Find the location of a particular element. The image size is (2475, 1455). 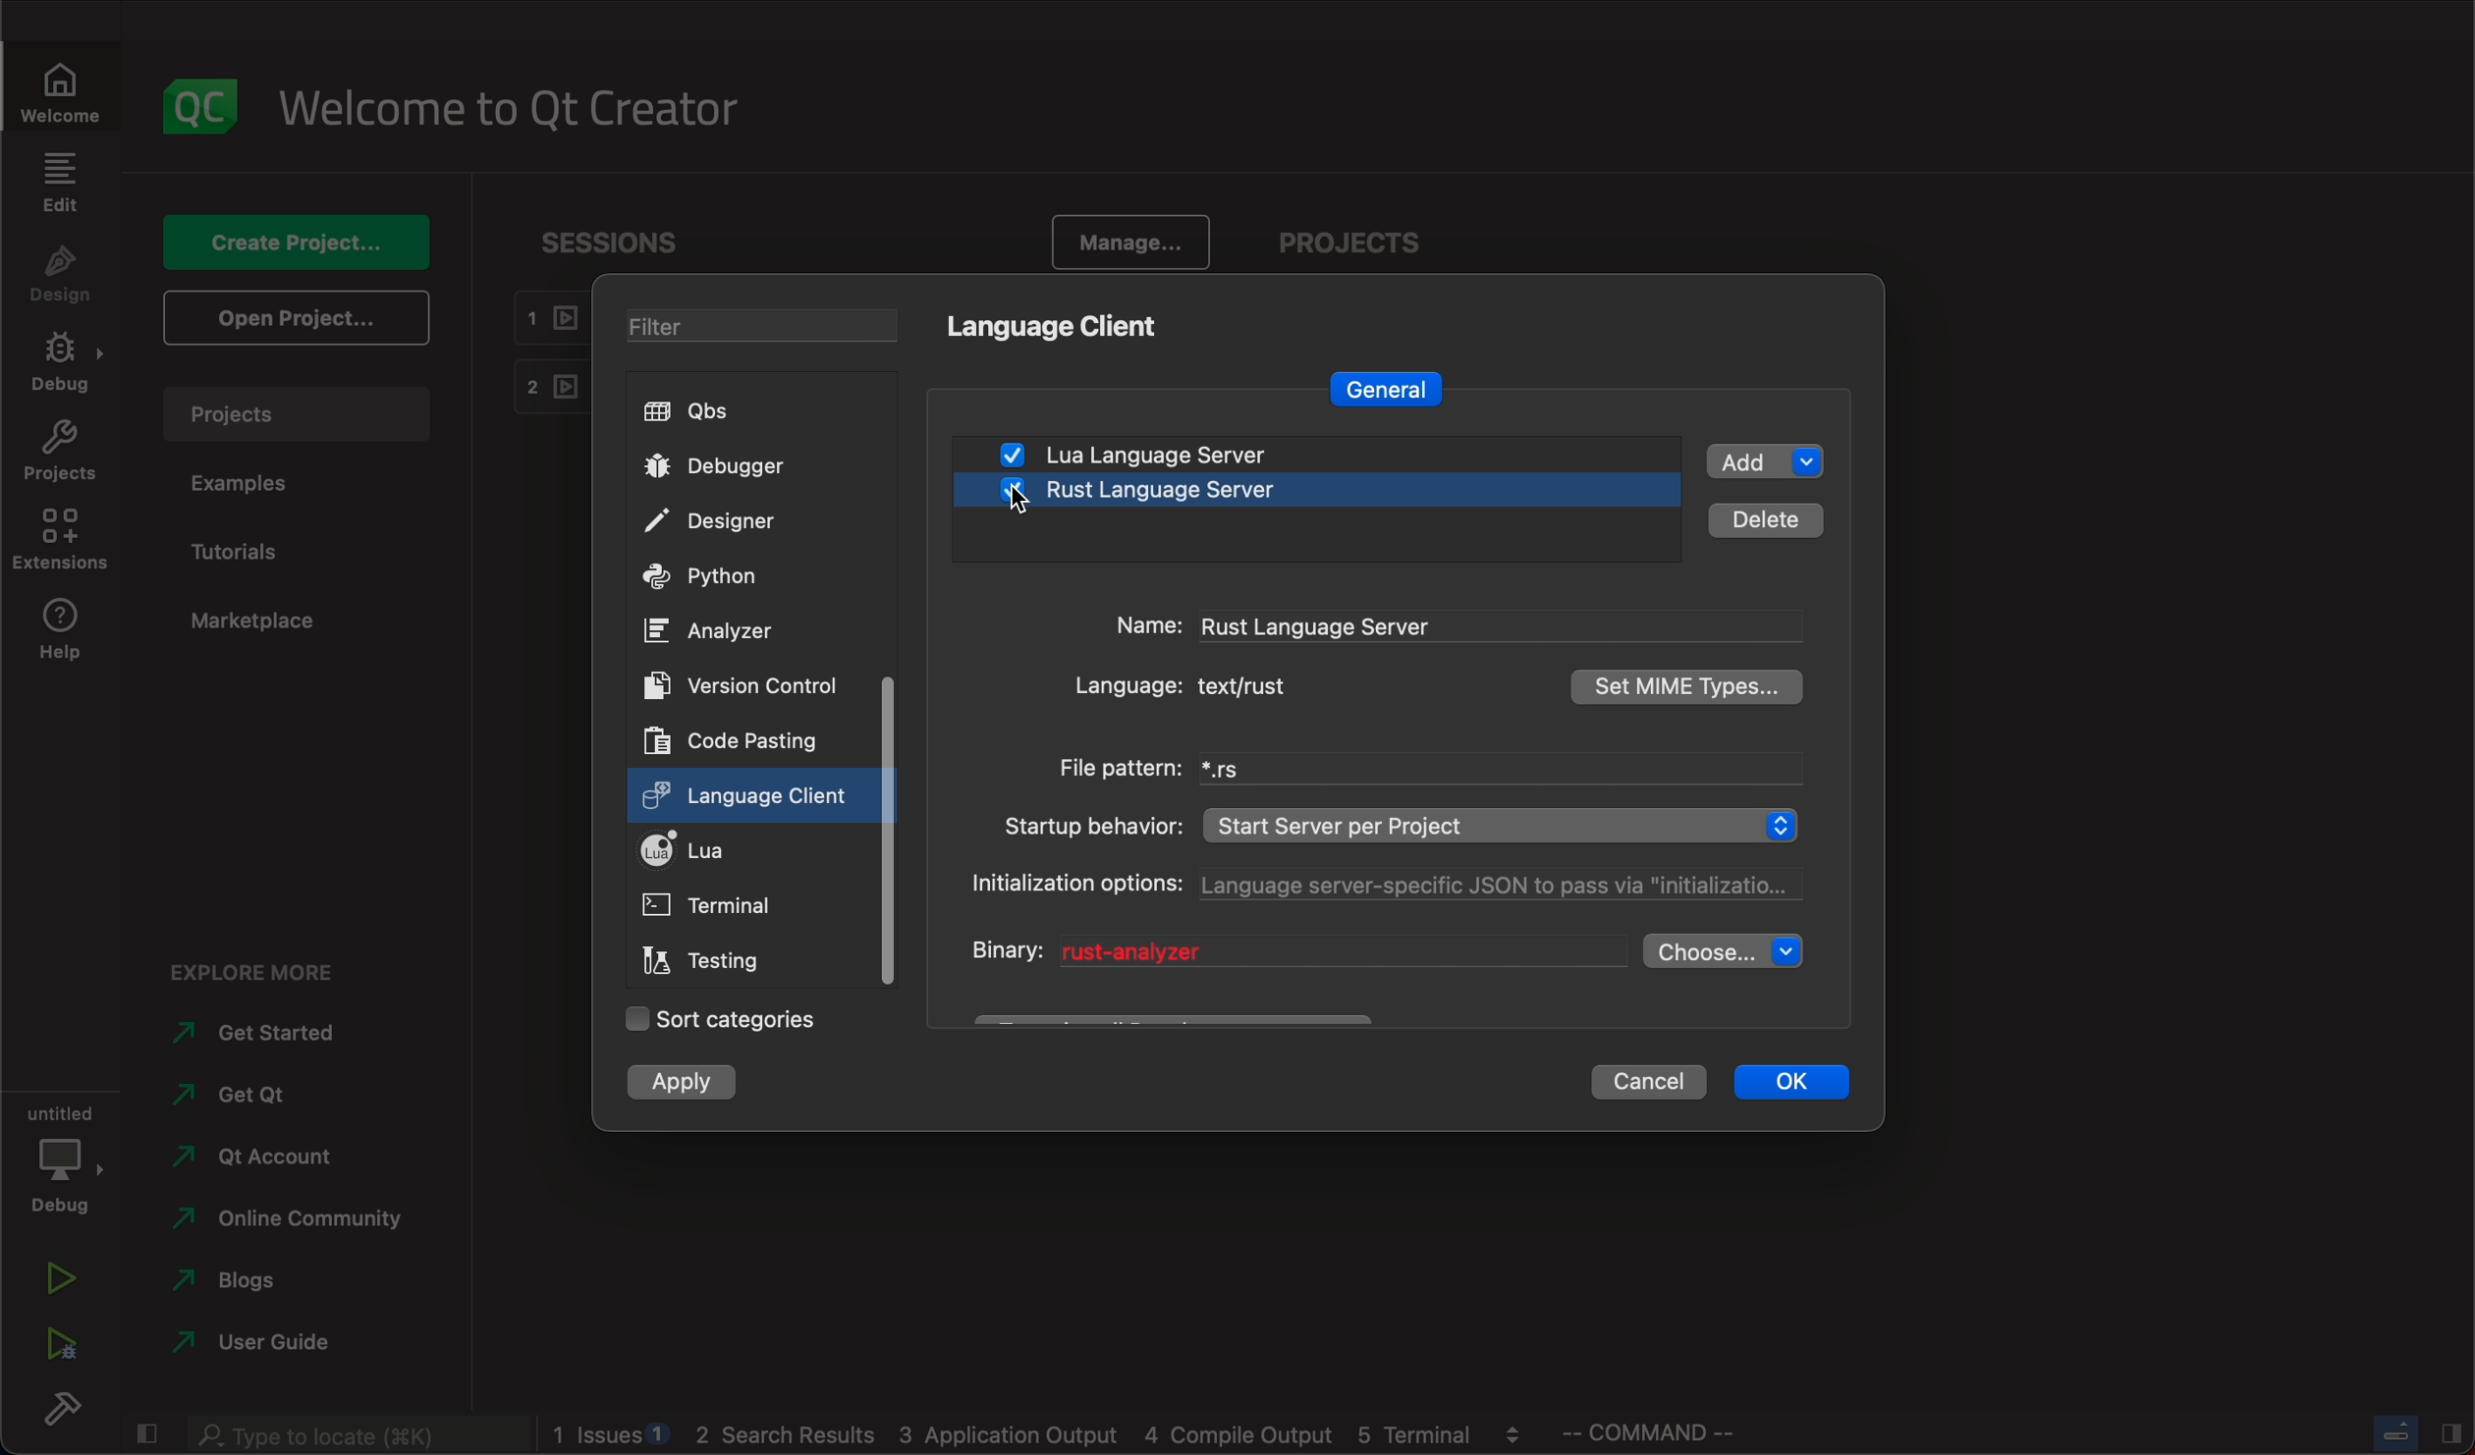

command is located at coordinates (1665, 1432).